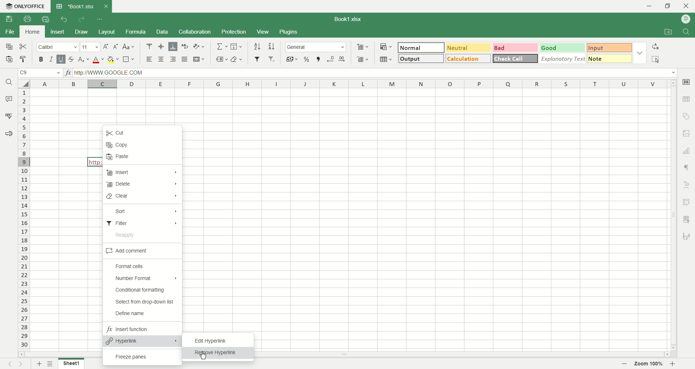 This screenshot has width=695, height=369. What do you see at coordinates (563, 59) in the screenshot?
I see `explanatory text ` at bounding box center [563, 59].